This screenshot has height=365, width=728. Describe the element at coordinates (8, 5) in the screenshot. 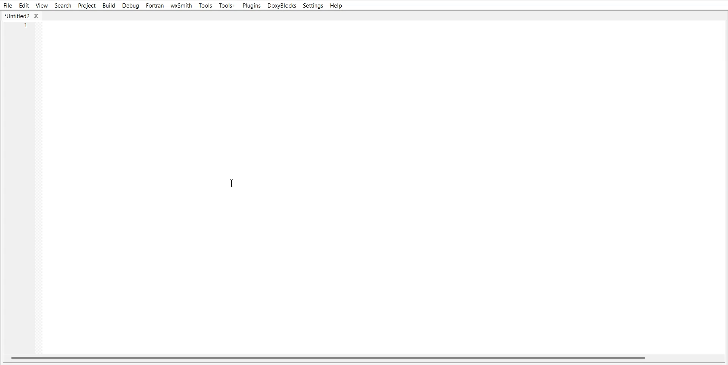

I see `File` at that location.